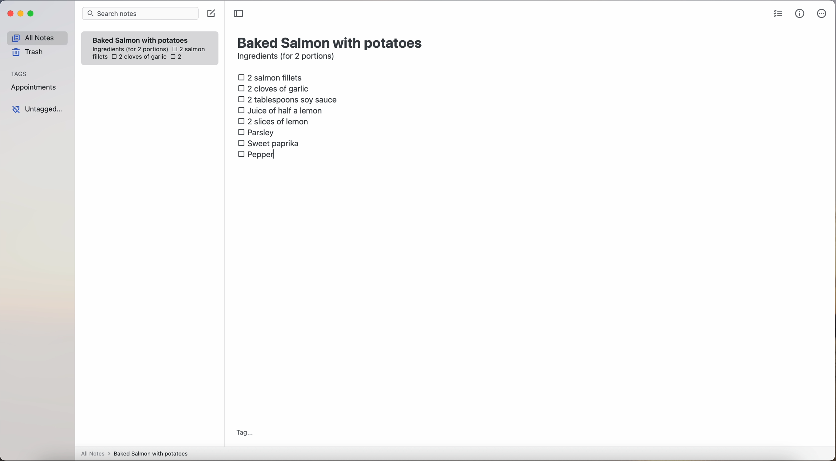  I want to click on pepper, so click(257, 156).